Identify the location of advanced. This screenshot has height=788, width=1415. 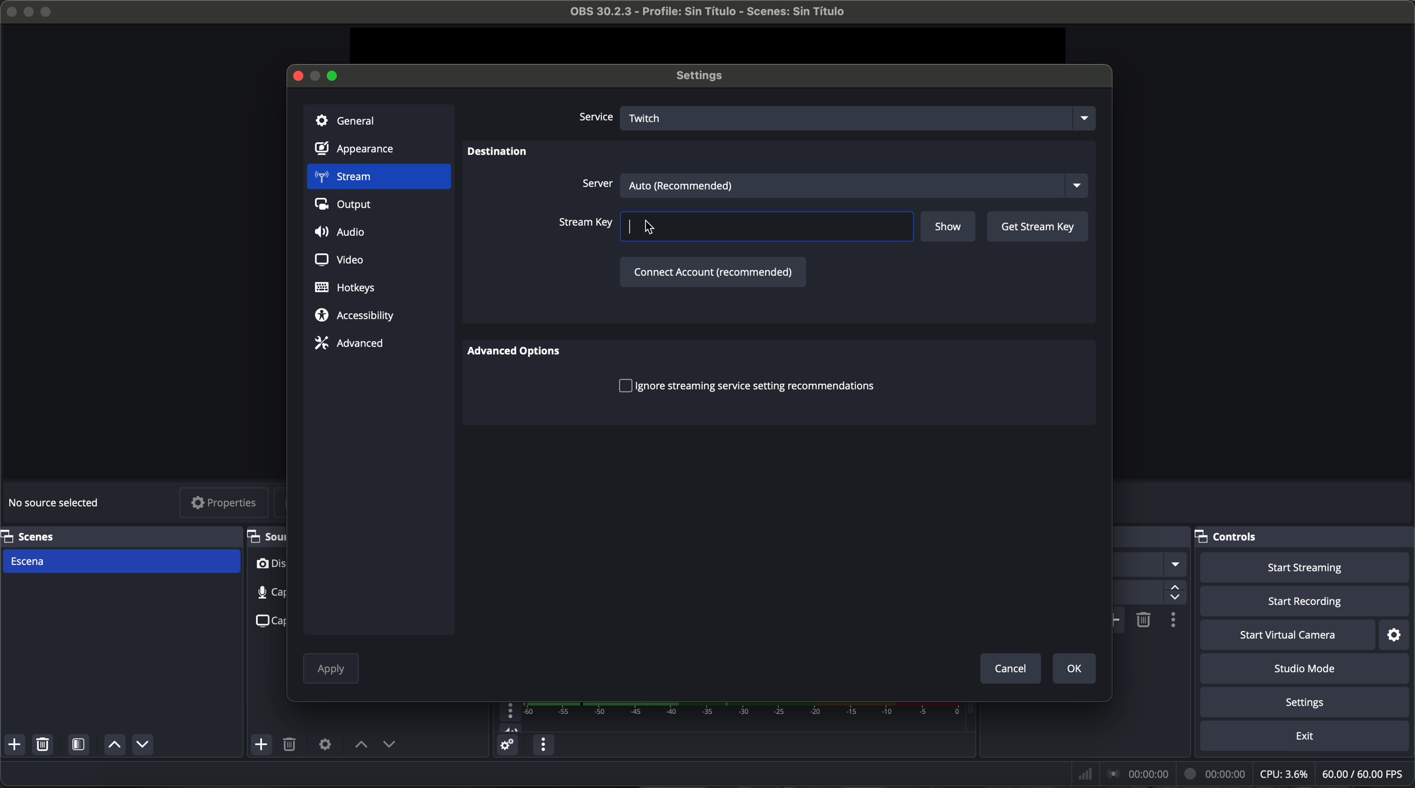
(349, 343).